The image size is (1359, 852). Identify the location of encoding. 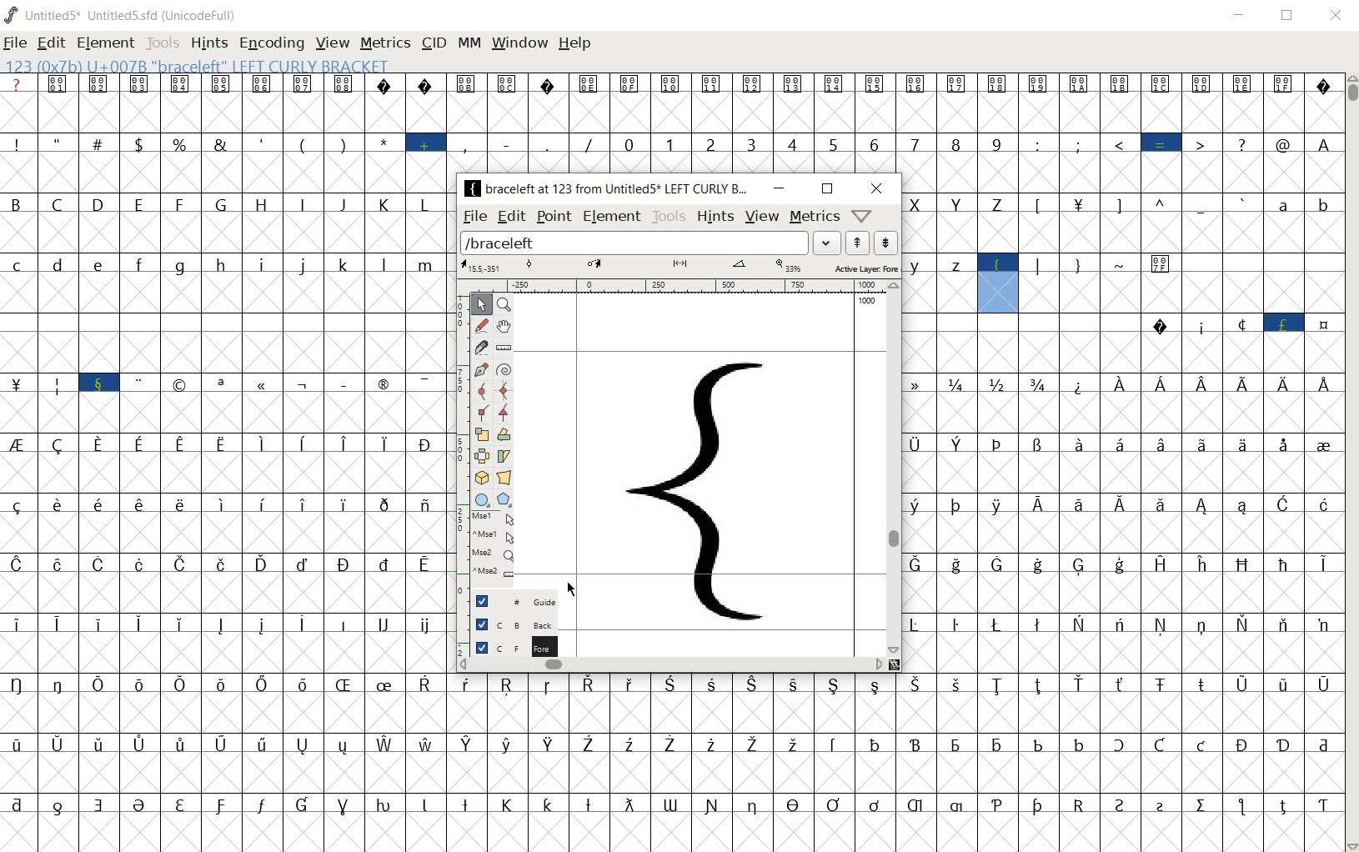
(271, 42).